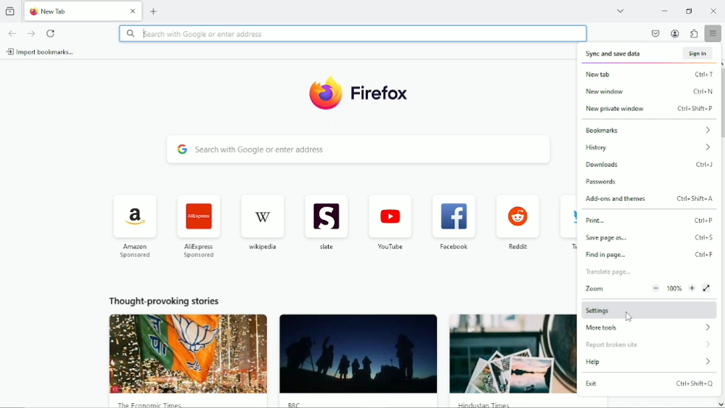 Image resolution: width=725 pixels, height=408 pixels. Describe the element at coordinates (649, 383) in the screenshot. I see `exit` at that location.